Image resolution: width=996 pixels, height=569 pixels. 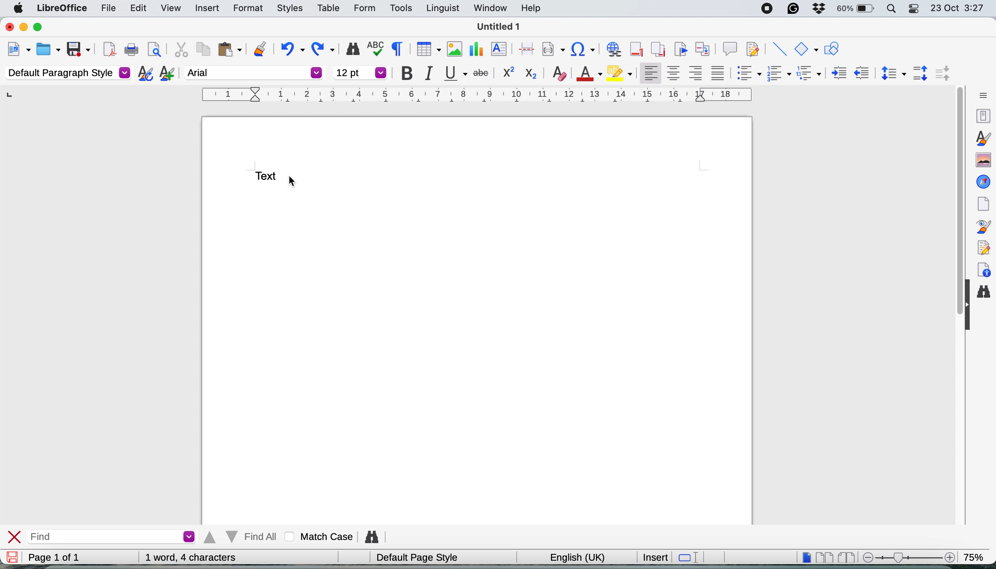 I want to click on insert cross reference, so click(x=704, y=50).